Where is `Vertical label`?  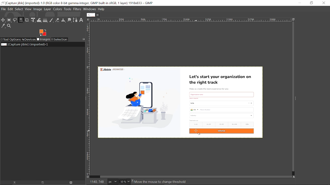 Vertical label is located at coordinates (89, 99).